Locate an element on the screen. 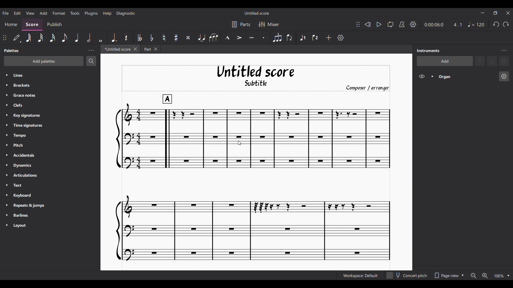 The height and width of the screenshot is (288, 513). View menu is located at coordinates (30, 13).